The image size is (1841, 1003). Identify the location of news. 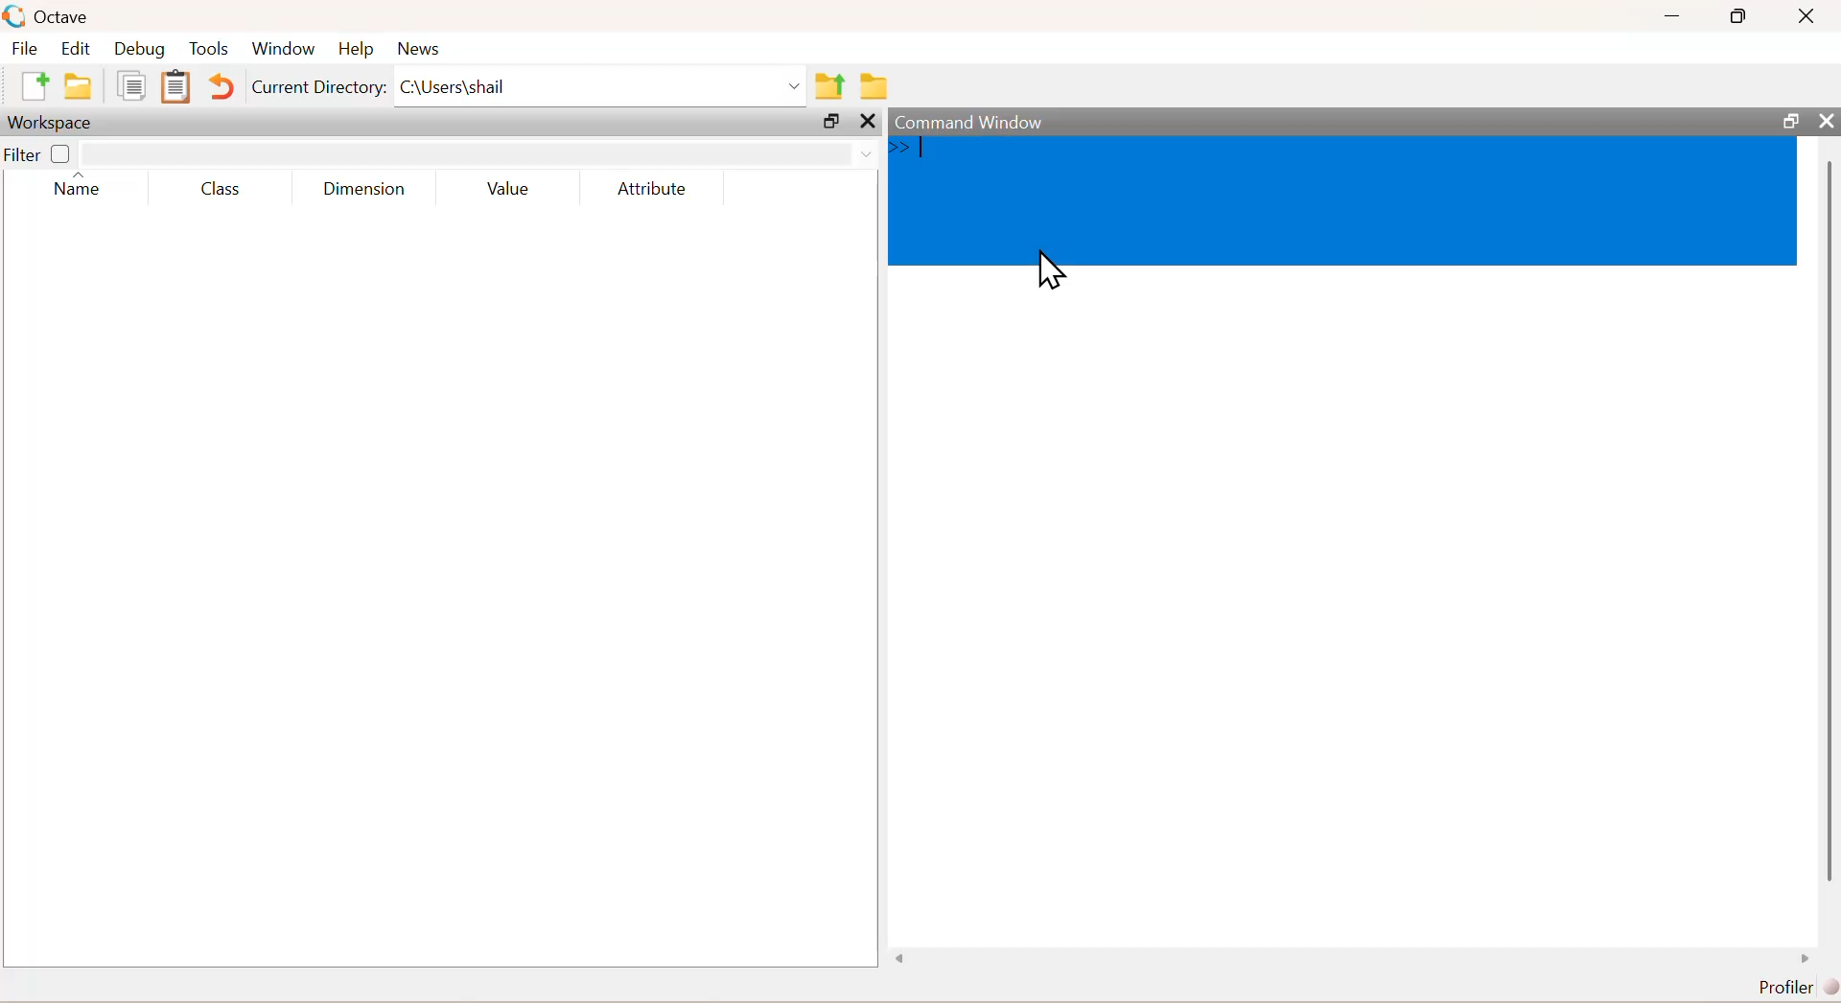
(422, 49).